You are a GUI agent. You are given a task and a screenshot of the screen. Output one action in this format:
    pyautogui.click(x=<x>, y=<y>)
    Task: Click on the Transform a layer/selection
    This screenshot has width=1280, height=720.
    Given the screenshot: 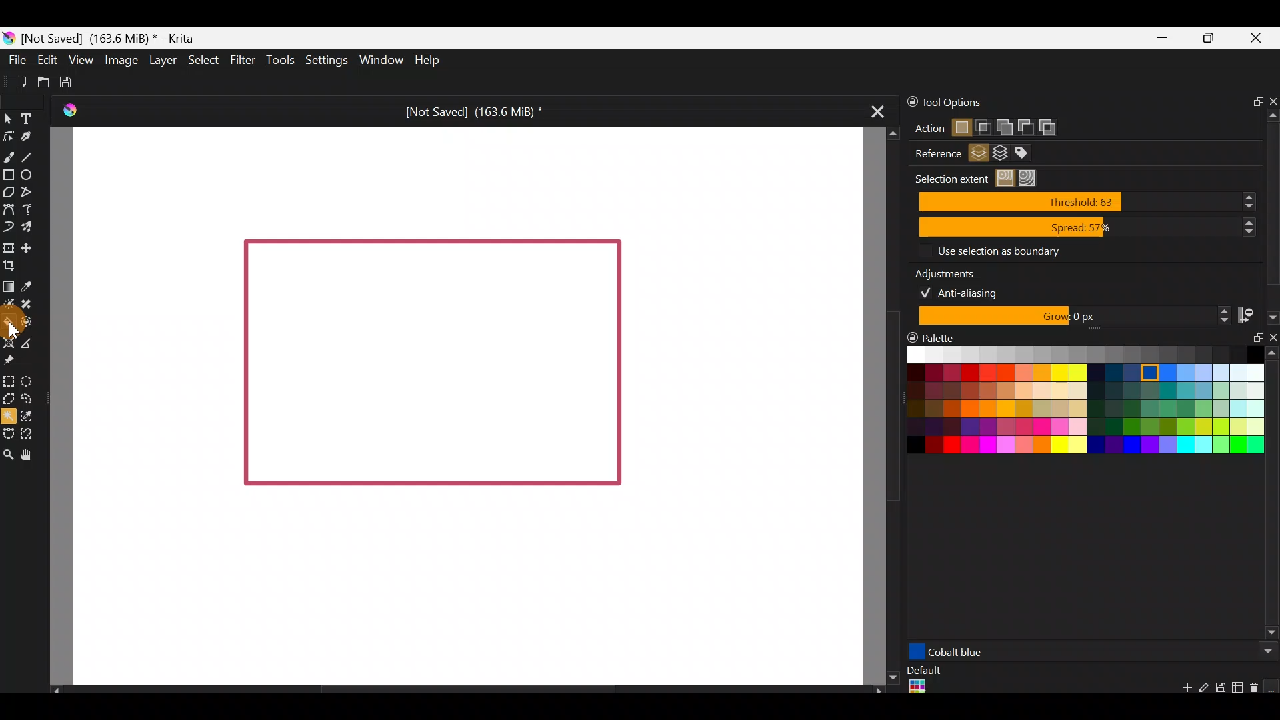 What is the action you would take?
    pyautogui.click(x=8, y=246)
    